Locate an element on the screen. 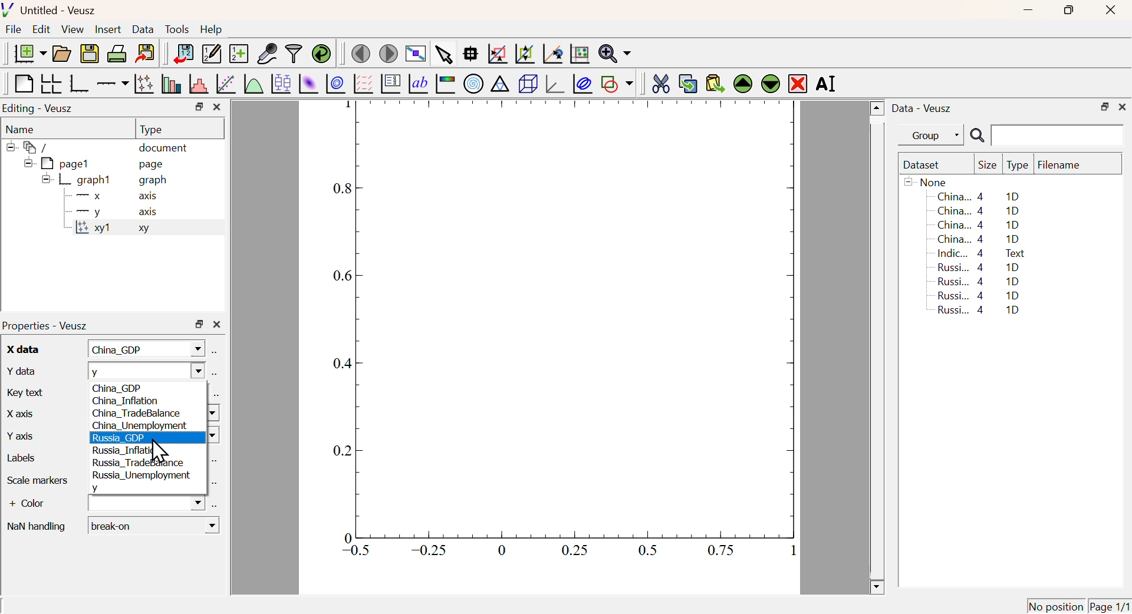 This screenshot has width=1132, height=614. Open a document is located at coordinates (61, 54).